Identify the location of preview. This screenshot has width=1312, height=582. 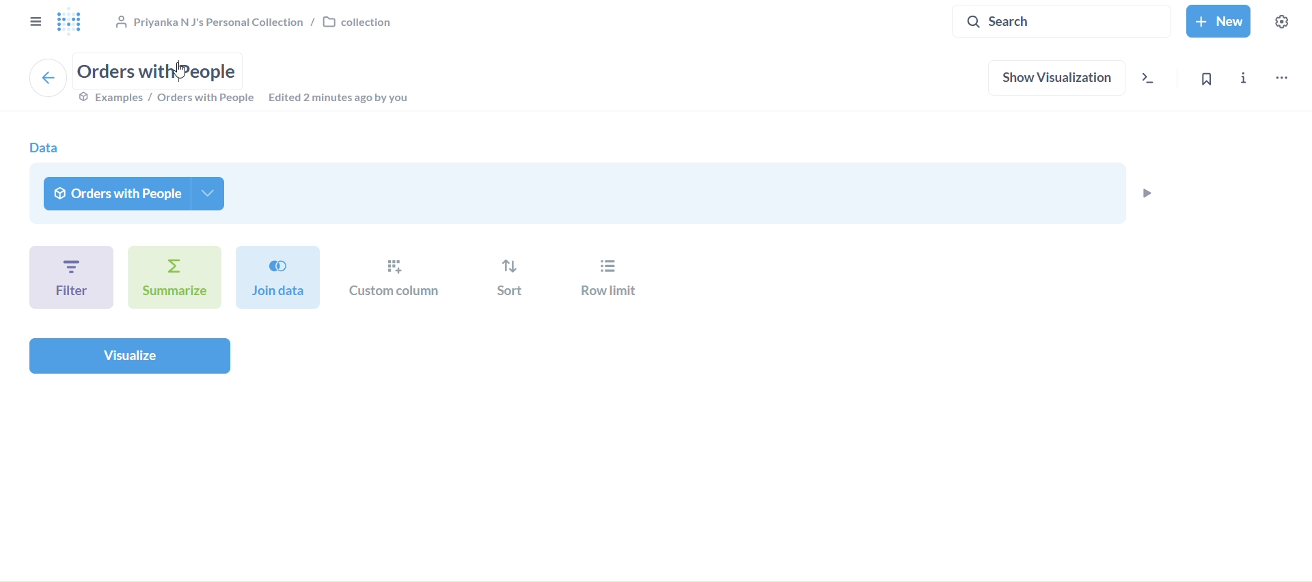
(1146, 193).